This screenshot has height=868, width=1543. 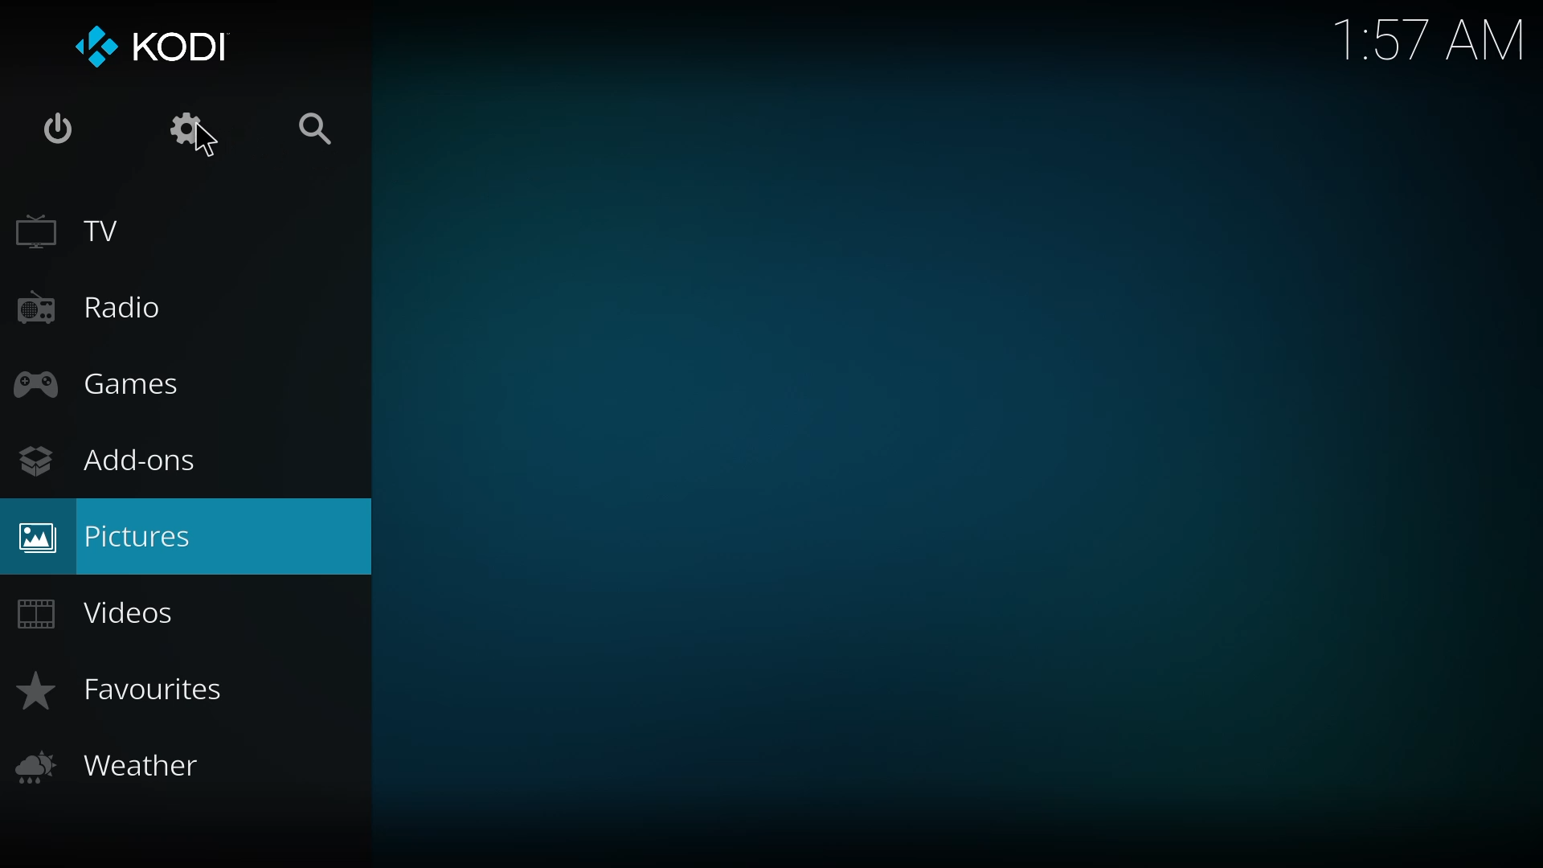 I want to click on cursor, so click(x=208, y=140).